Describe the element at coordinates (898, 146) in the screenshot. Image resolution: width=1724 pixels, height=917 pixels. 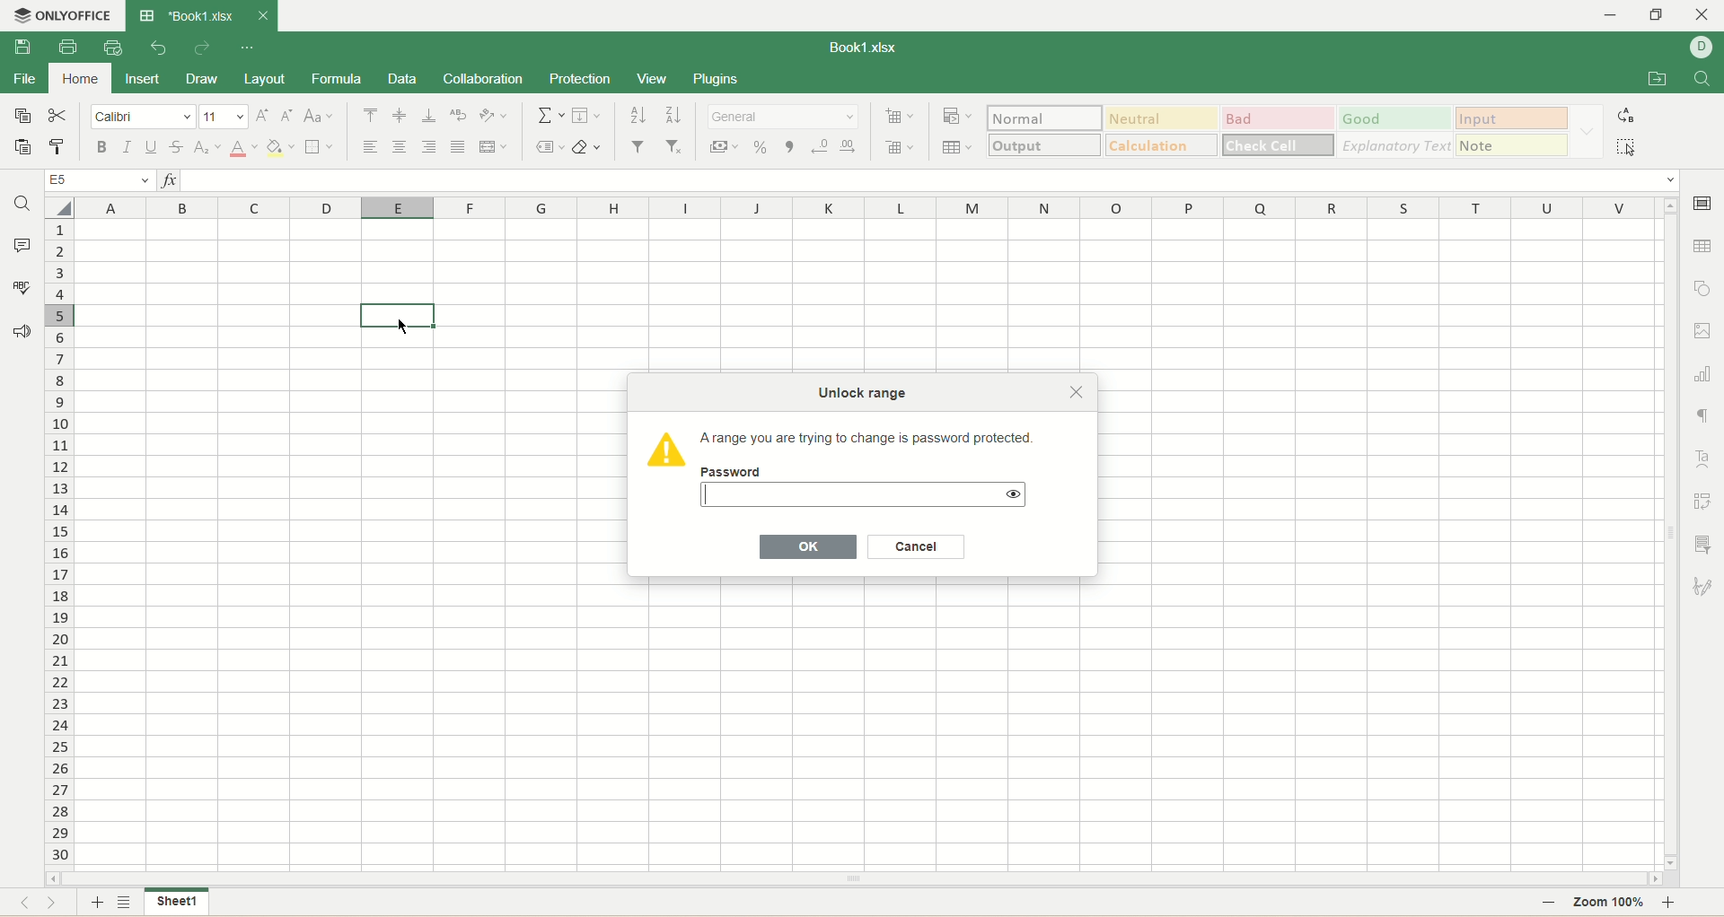
I see `remove cell` at that location.